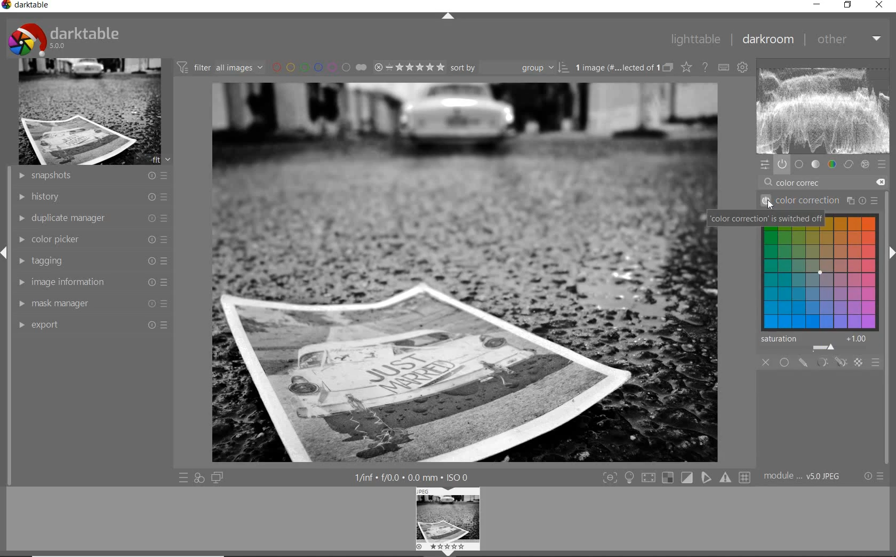  Describe the element at coordinates (90, 112) in the screenshot. I see `image` at that location.